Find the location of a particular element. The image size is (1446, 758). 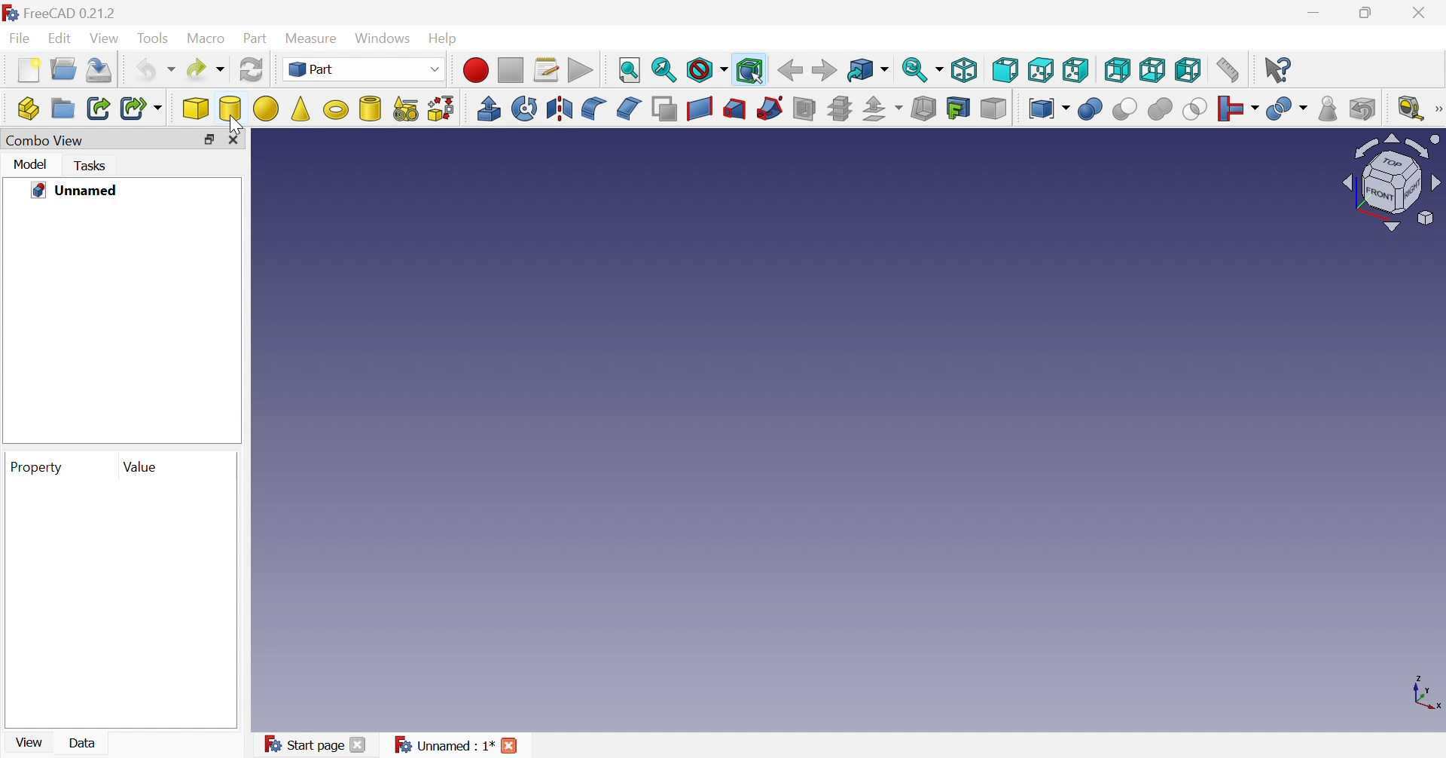

Boolean is located at coordinates (1091, 111).